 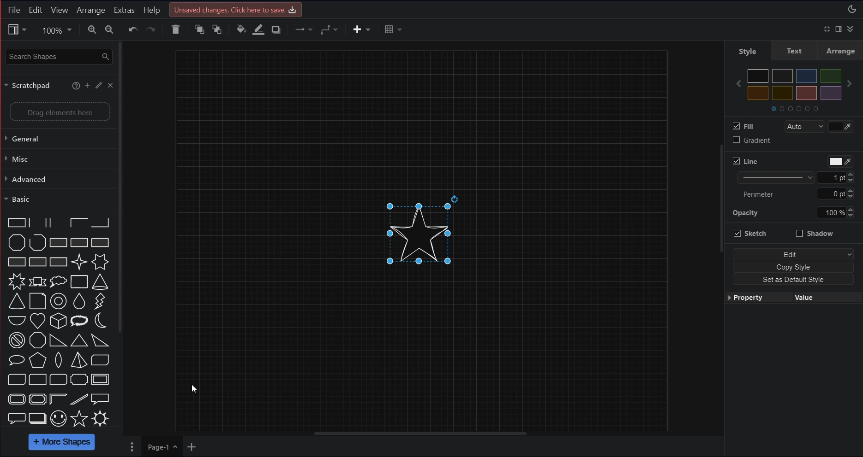 I want to click on Drag elements here, so click(x=60, y=111).